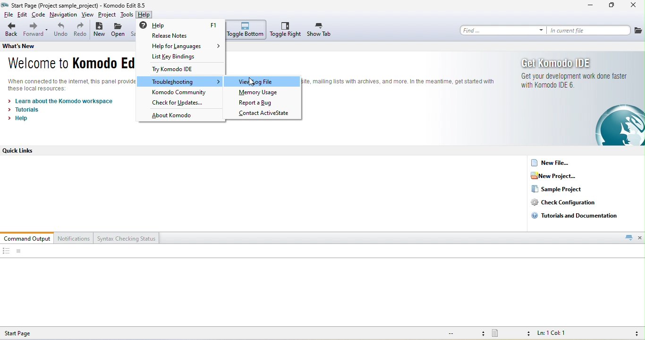 Image resolution: width=645 pixels, height=340 pixels. I want to click on tutorials and documentation, so click(577, 215).